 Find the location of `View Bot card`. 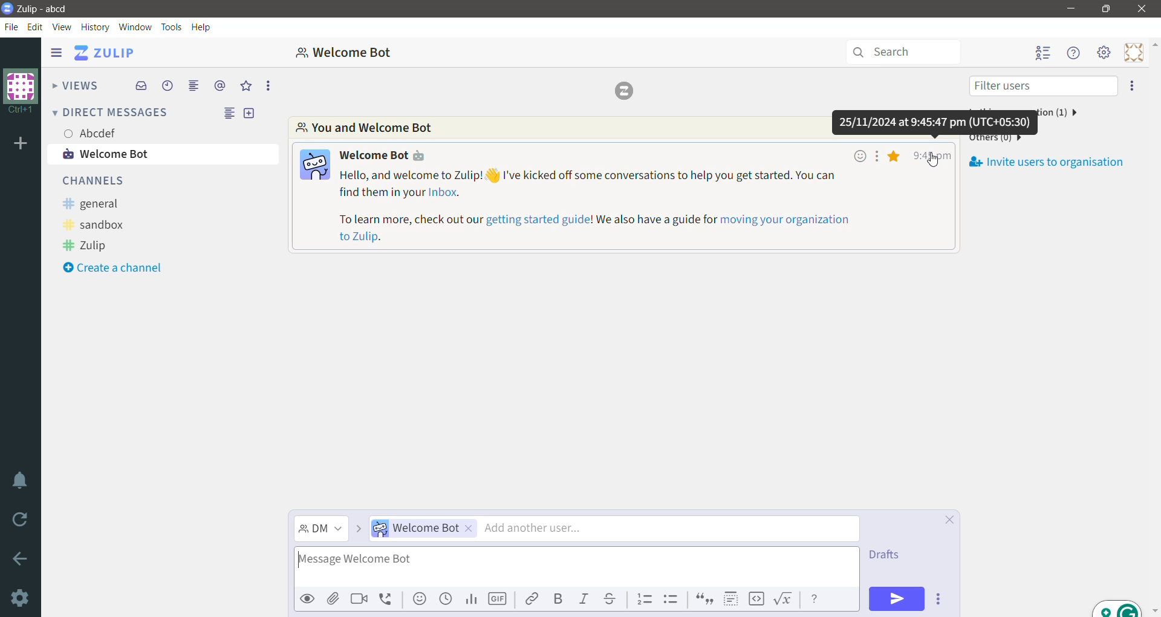

View Bot card is located at coordinates (386, 154).